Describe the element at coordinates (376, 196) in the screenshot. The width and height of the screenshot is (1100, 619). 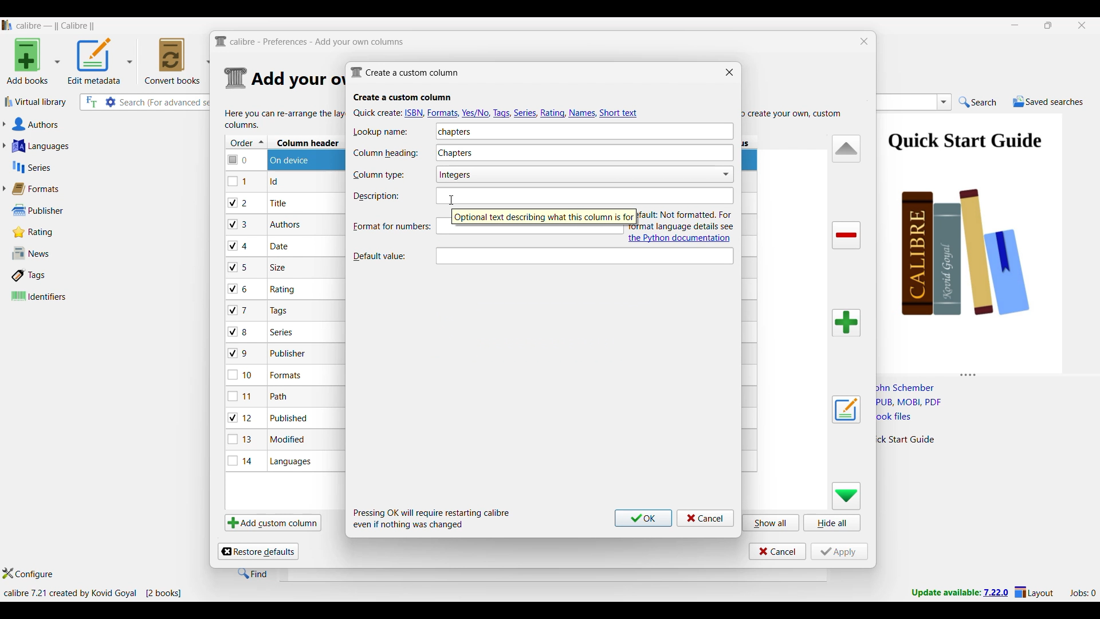
I see `Indicates description text box` at that location.